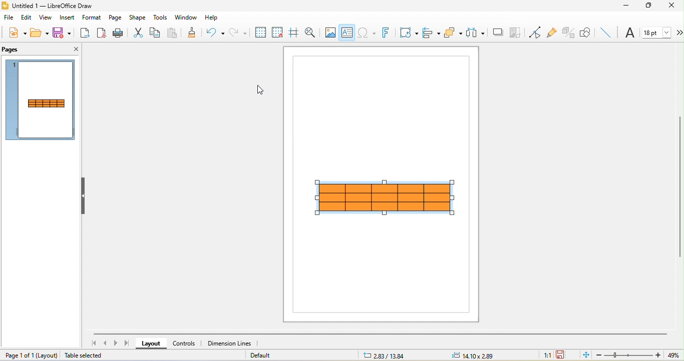 The height and width of the screenshot is (361, 684). What do you see at coordinates (568, 32) in the screenshot?
I see `toggle extrusion` at bounding box center [568, 32].